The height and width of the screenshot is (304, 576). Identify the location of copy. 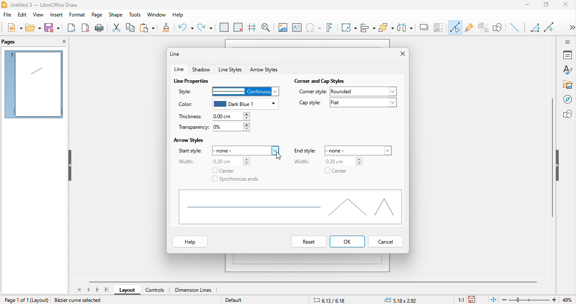
(132, 27).